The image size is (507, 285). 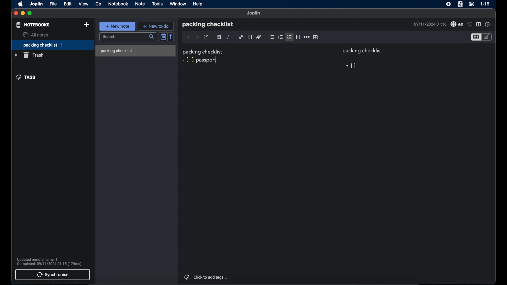 What do you see at coordinates (487, 37) in the screenshot?
I see `toggle edito` at bounding box center [487, 37].